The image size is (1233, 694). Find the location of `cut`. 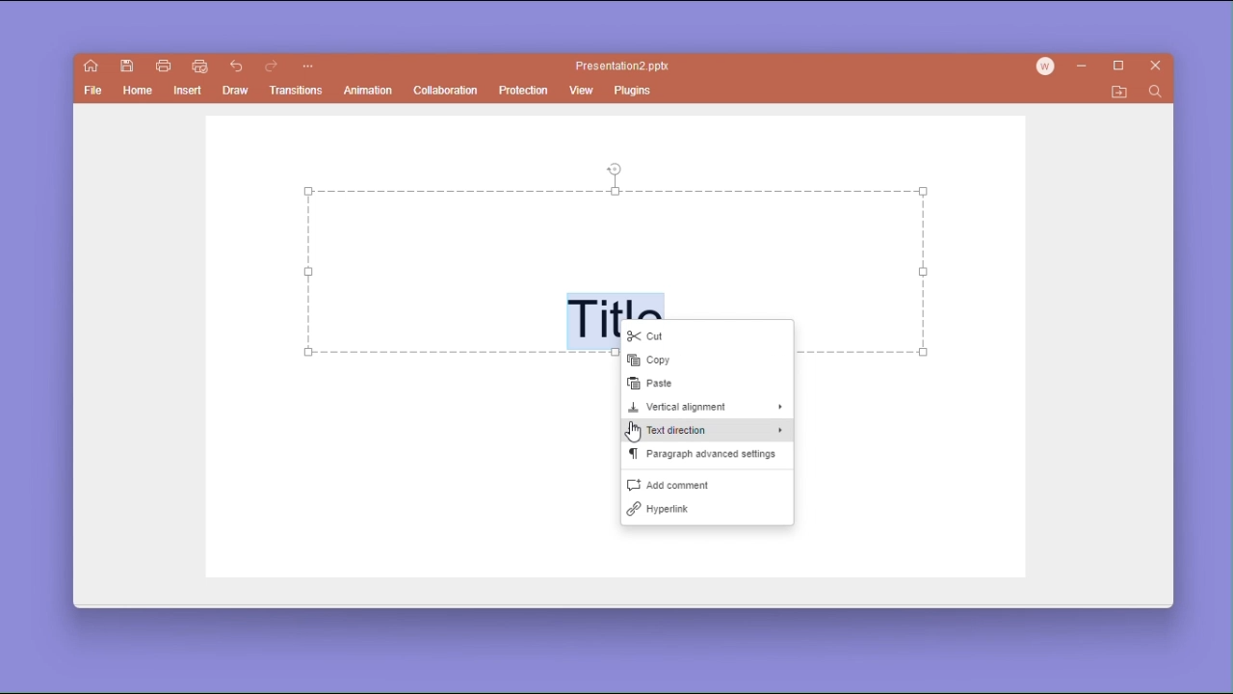

cut is located at coordinates (709, 337).